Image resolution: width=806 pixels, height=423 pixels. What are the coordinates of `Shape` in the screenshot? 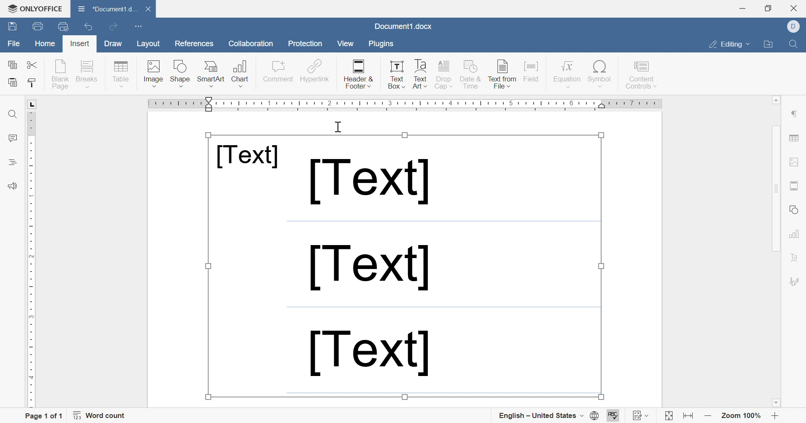 It's located at (181, 74).